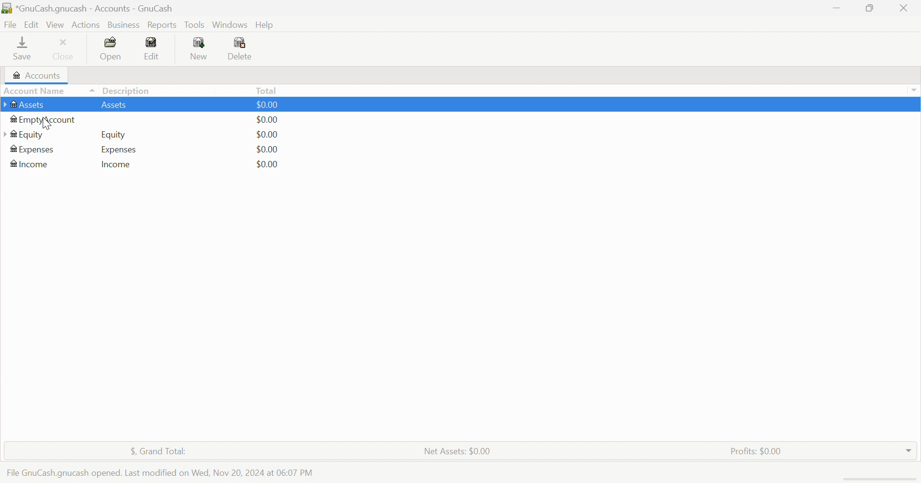 This screenshot has height=483, width=921. What do you see at coordinates (758, 451) in the screenshot?
I see `Profits: $0.00` at bounding box center [758, 451].